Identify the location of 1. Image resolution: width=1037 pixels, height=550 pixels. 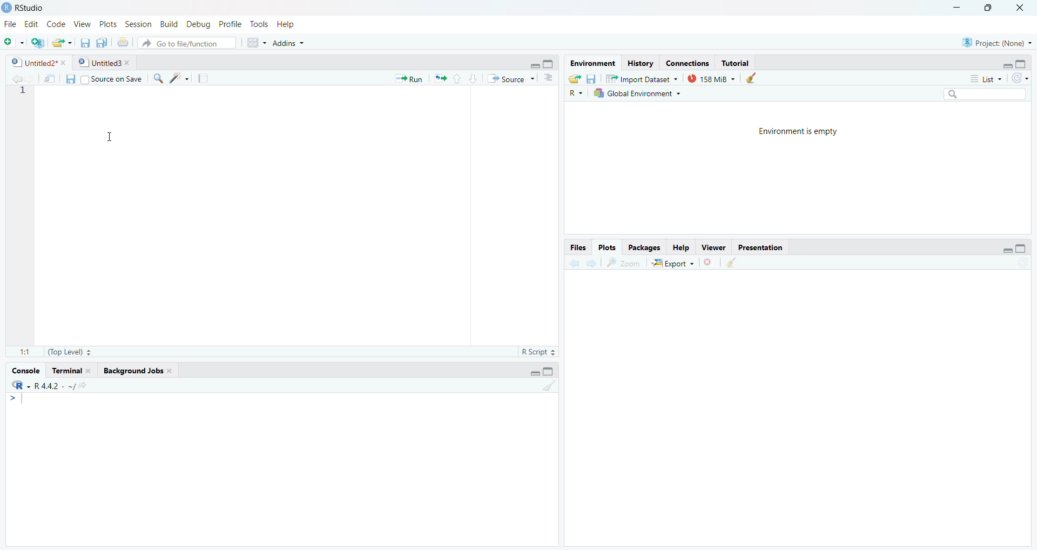
(21, 96).